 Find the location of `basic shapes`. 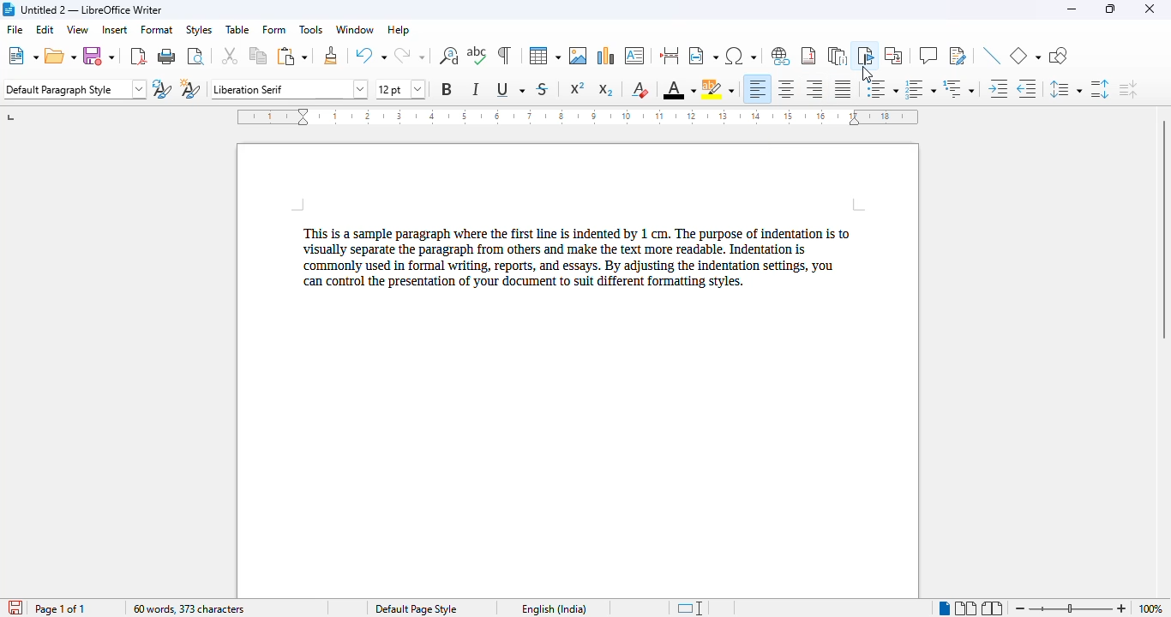

basic shapes is located at coordinates (1025, 55).